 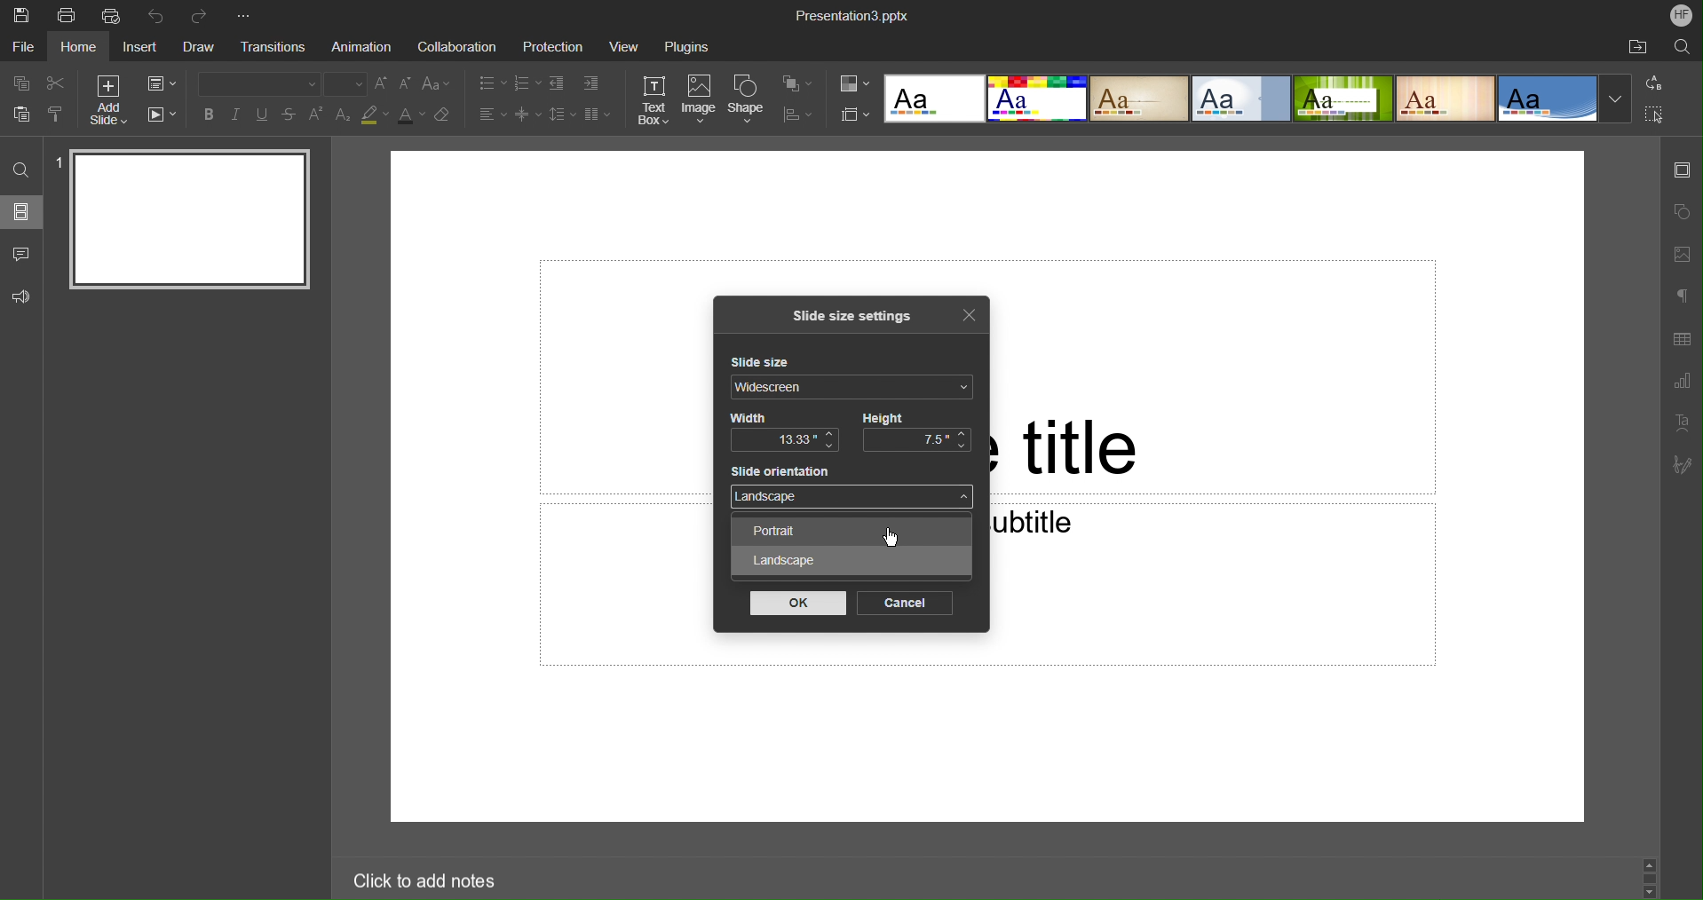 What do you see at coordinates (416, 878) in the screenshot?
I see `Click to add notes` at bounding box center [416, 878].